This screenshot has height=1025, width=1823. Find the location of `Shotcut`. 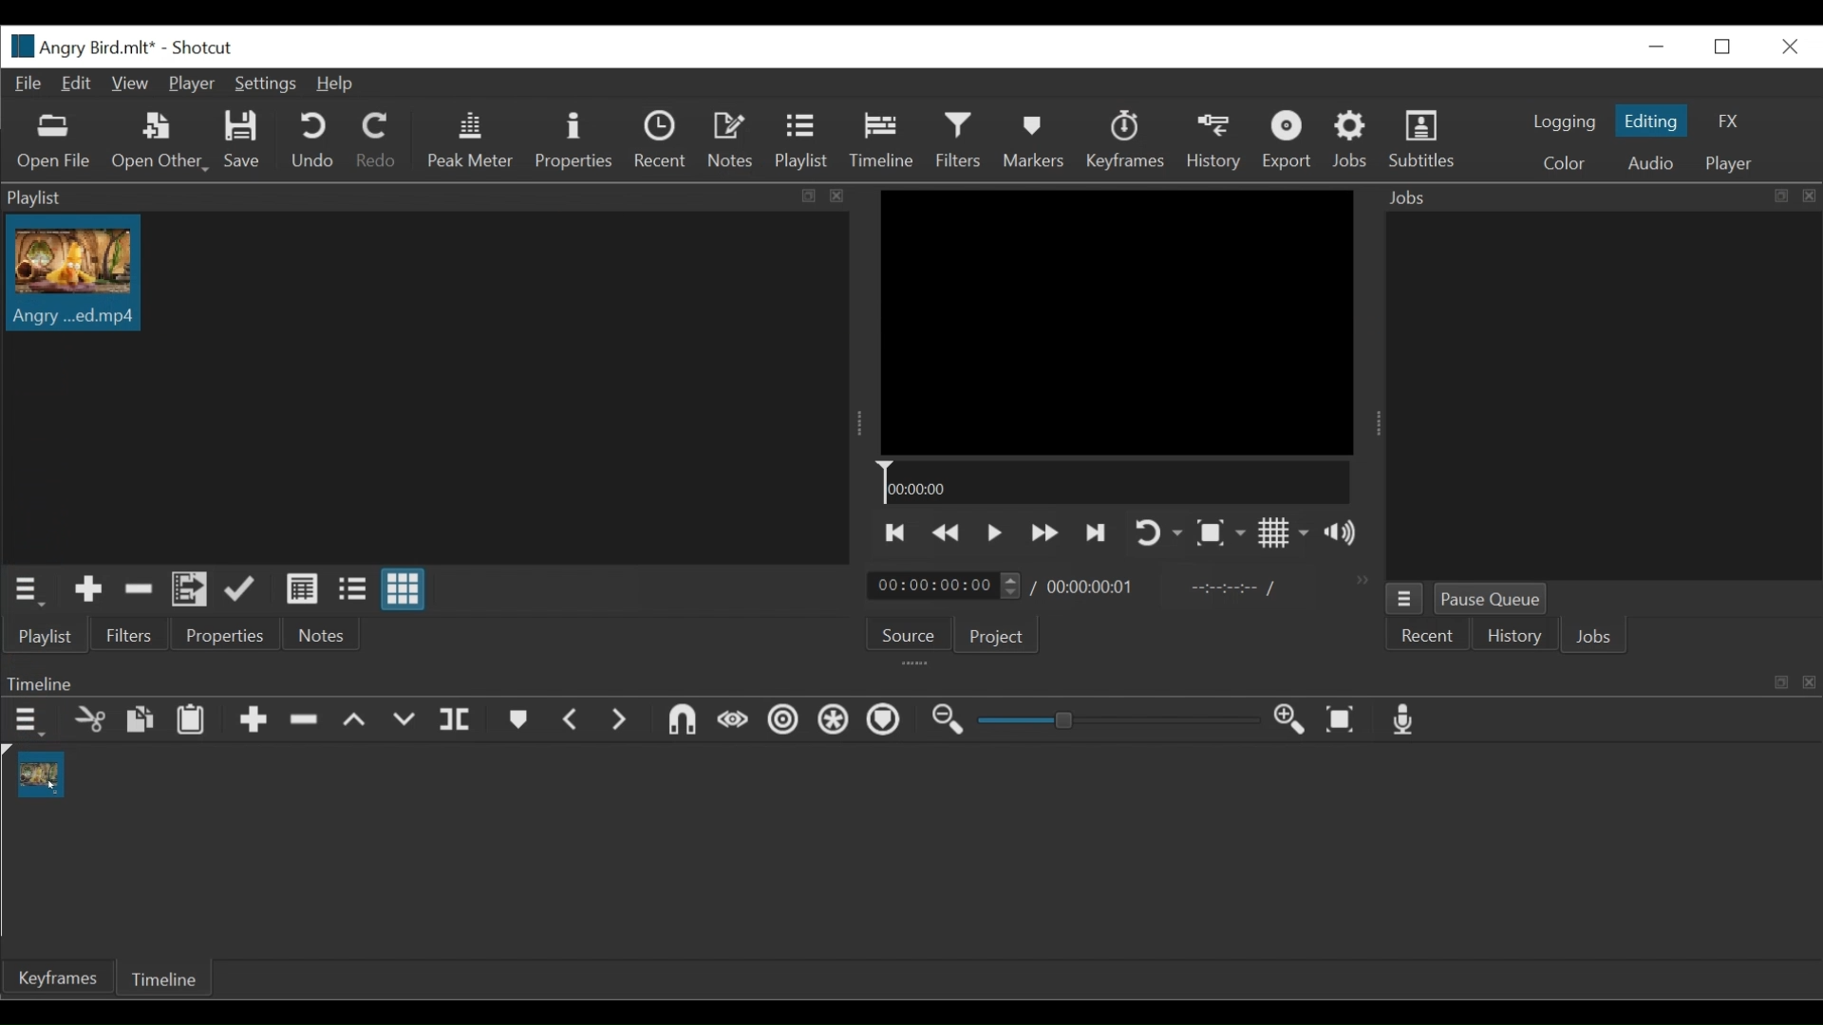

Shotcut is located at coordinates (201, 47).